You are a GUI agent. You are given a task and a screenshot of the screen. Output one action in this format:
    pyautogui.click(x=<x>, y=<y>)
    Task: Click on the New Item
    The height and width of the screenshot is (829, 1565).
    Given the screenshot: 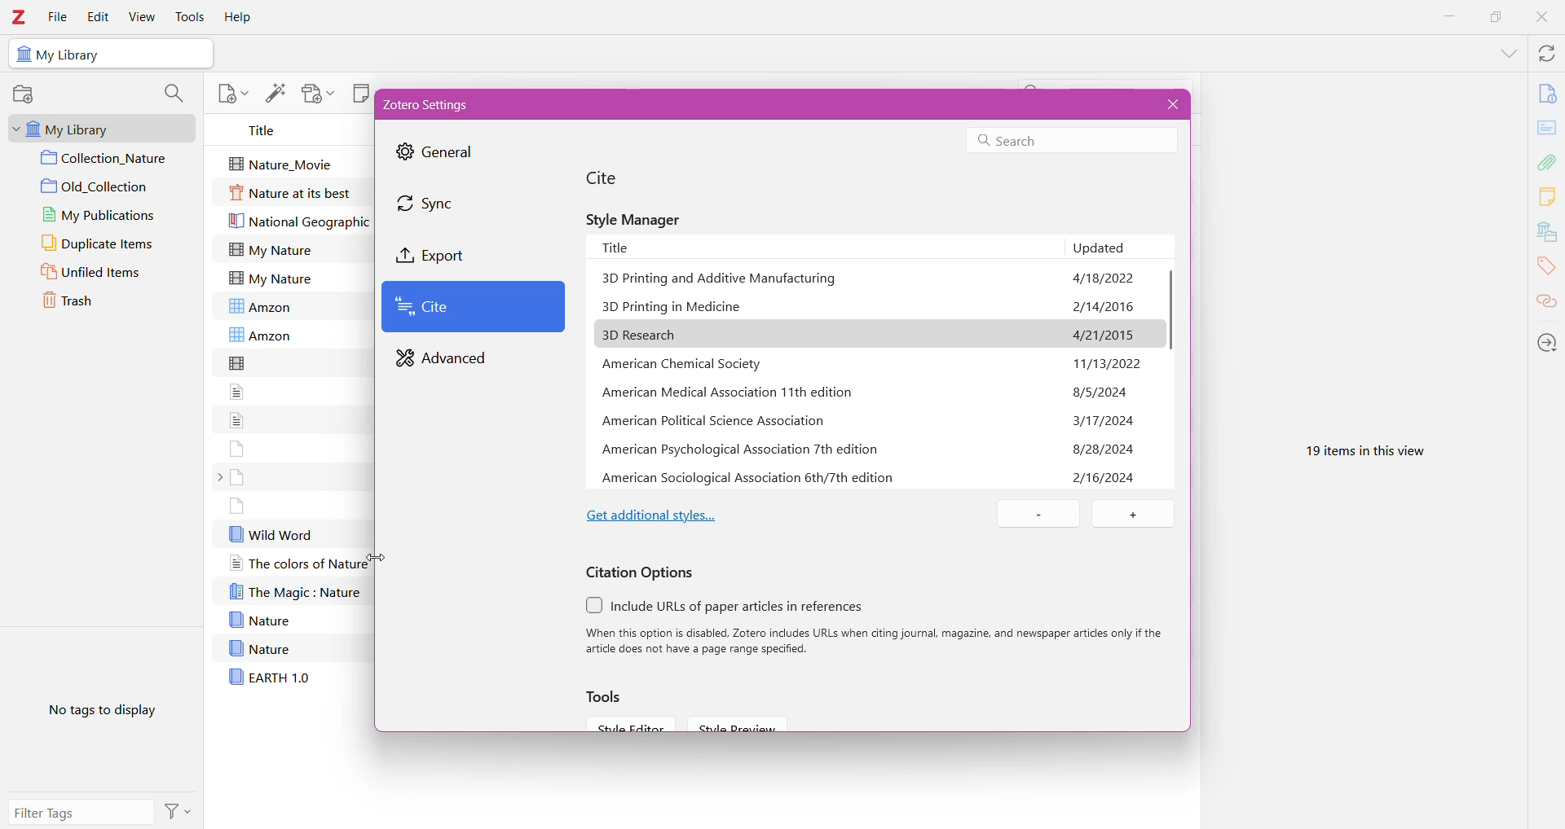 What is the action you would take?
    pyautogui.click(x=232, y=92)
    